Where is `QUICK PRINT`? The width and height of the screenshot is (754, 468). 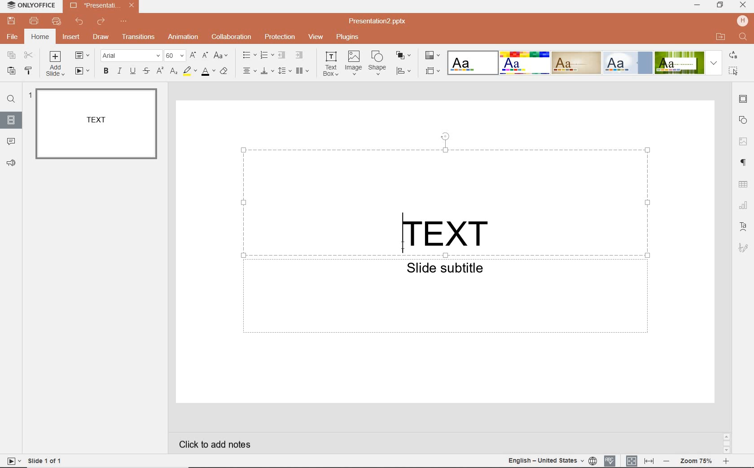
QUICK PRINT is located at coordinates (56, 22).